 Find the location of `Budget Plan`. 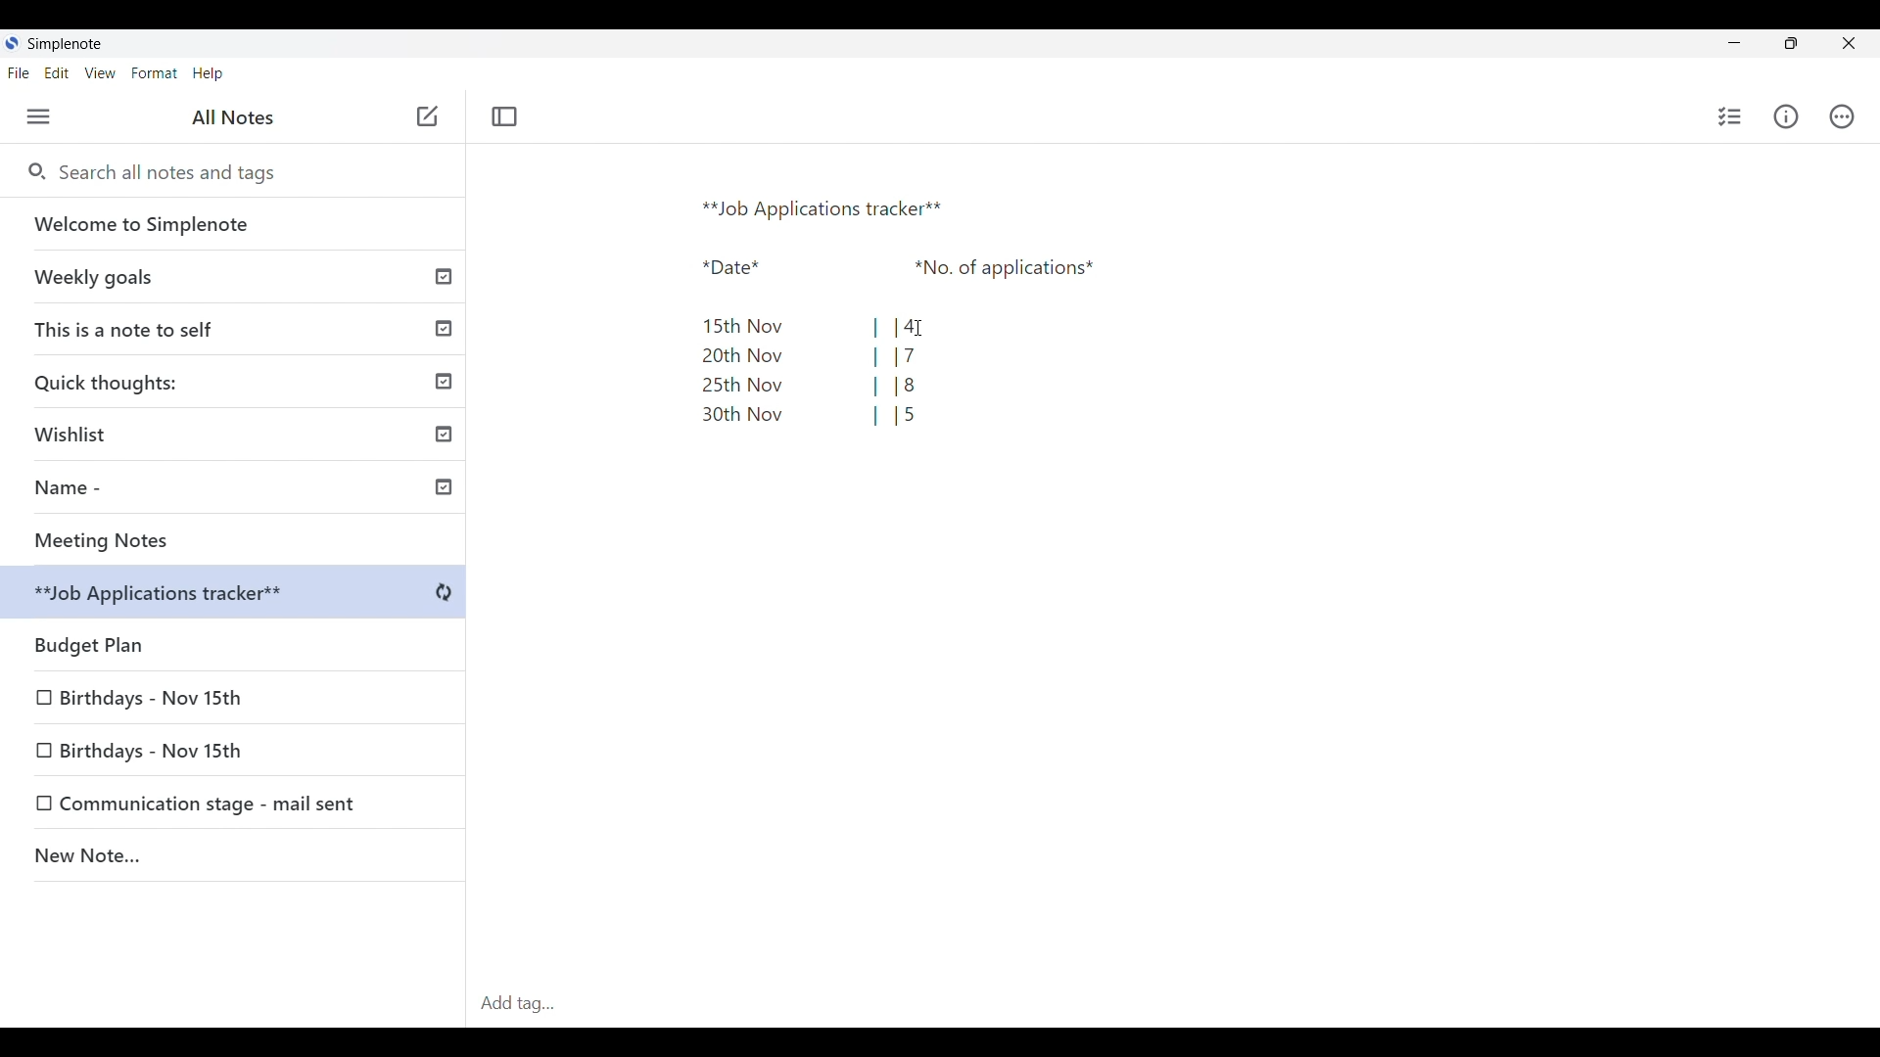

Budget Plan is located at coordinates (237, 595).